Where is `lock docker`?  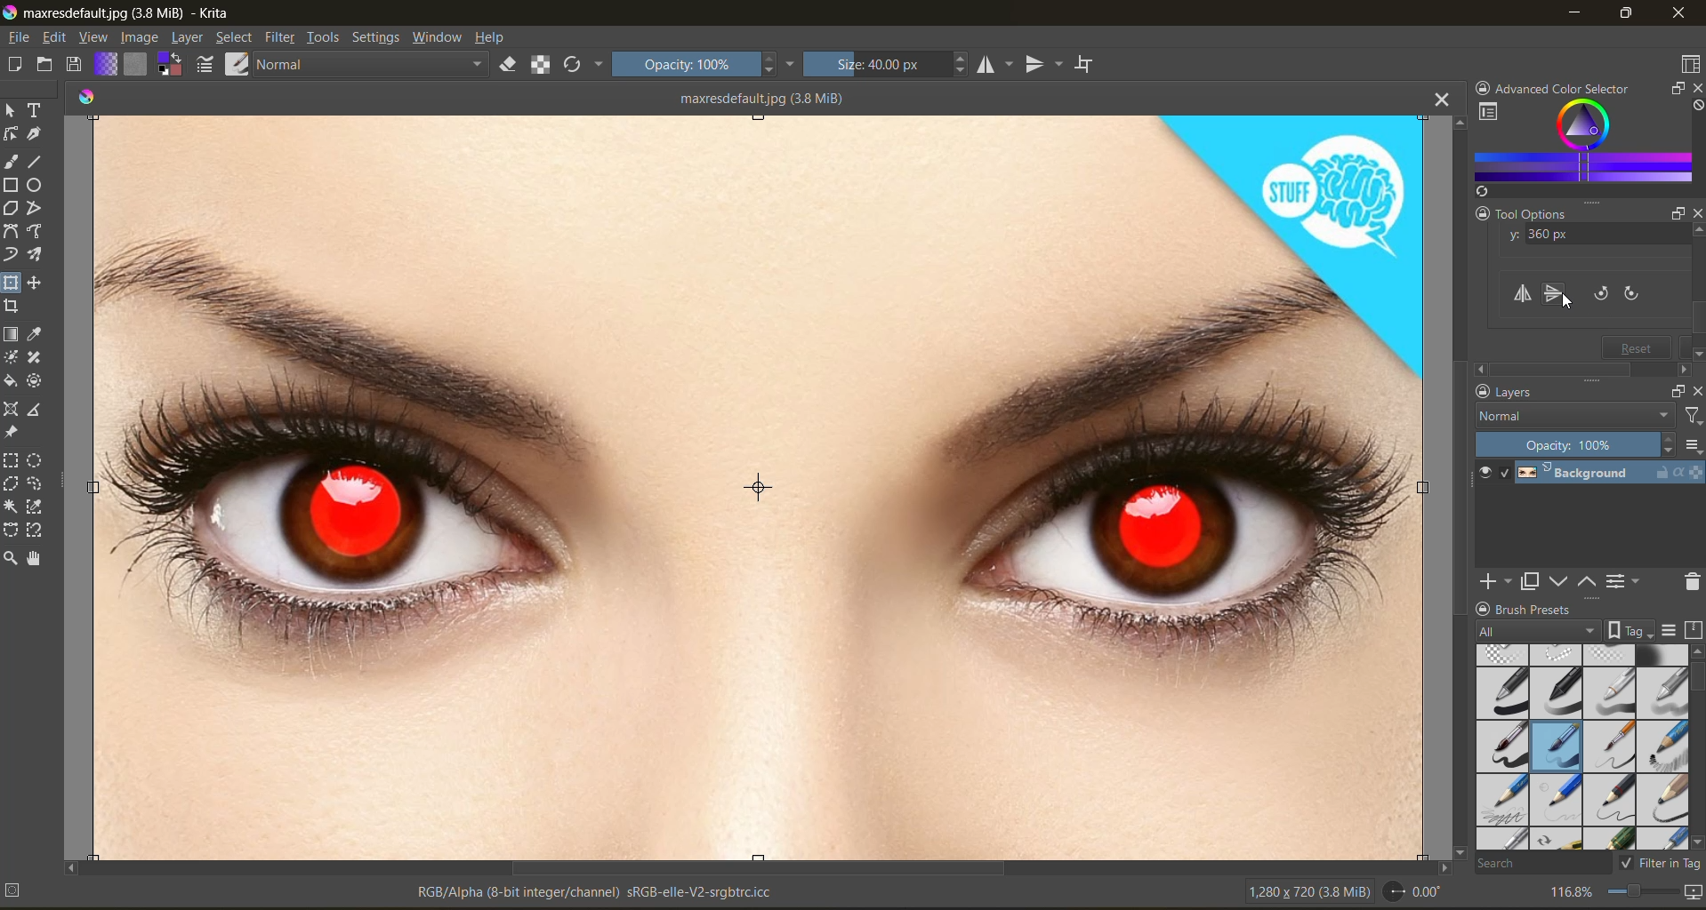
lock docker is located at coordinates (1484, 609).